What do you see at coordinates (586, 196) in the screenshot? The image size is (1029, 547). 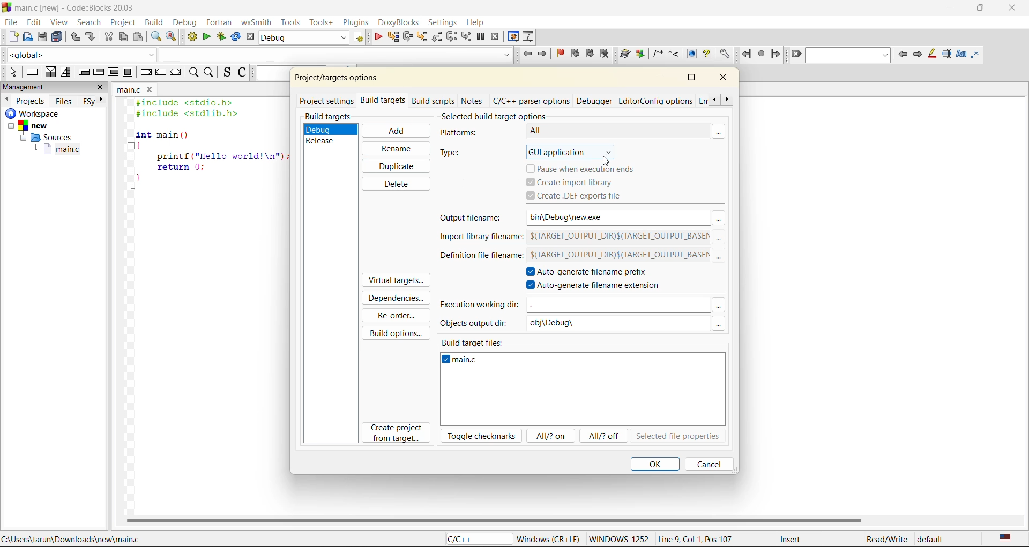 I see `create .def exports file` at bounding box center [586, 196].